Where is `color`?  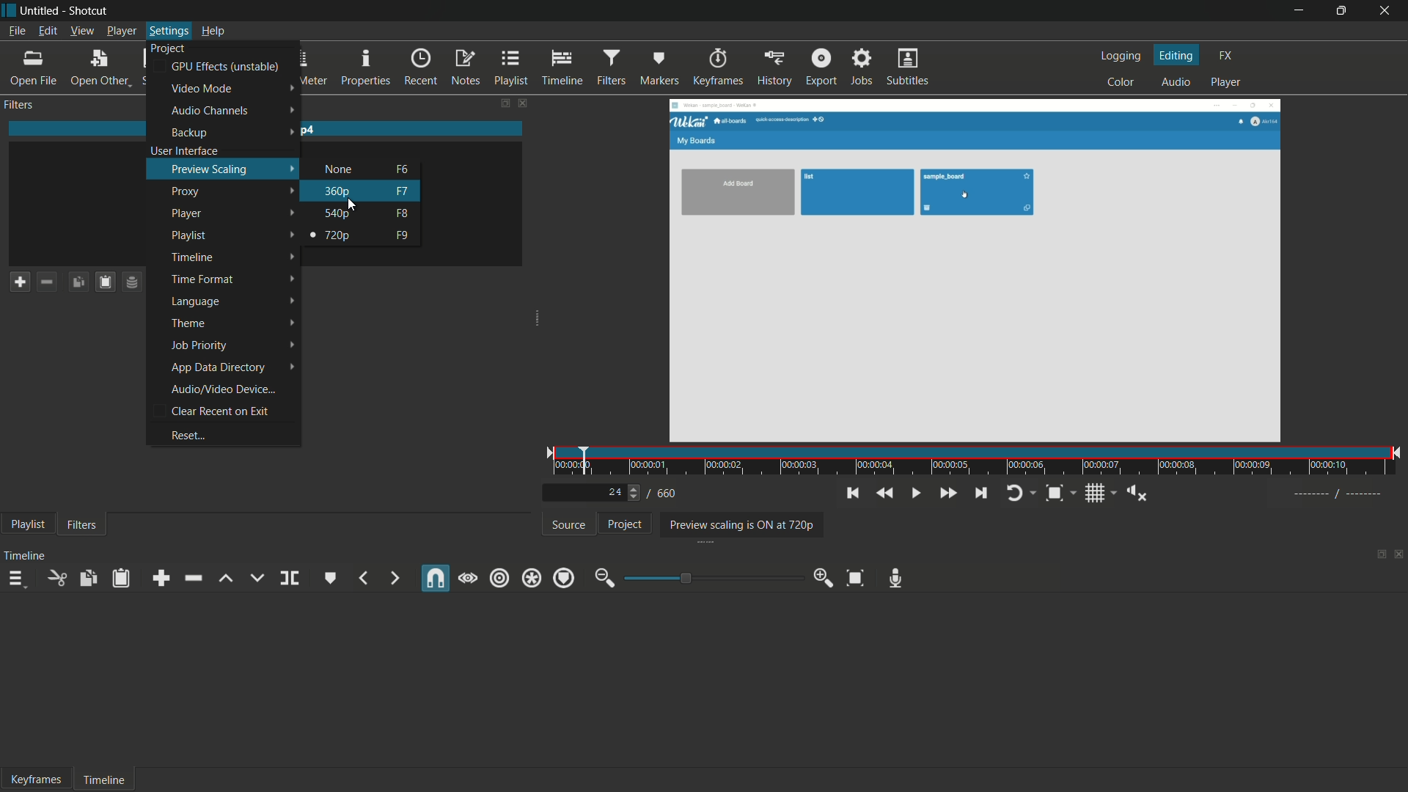
color is located at coordinates (1121, 83).